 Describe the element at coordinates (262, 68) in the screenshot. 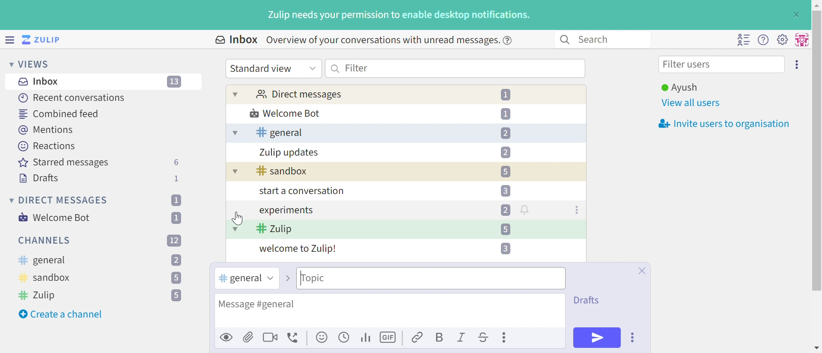

I see `Standard view` at that location.